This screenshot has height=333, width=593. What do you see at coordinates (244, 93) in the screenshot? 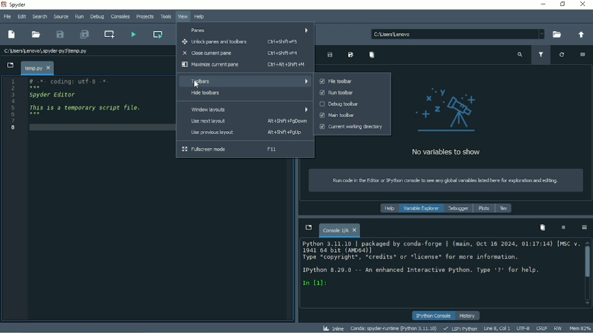
I see `Hide toolbars` at bounding box center [244, 93].